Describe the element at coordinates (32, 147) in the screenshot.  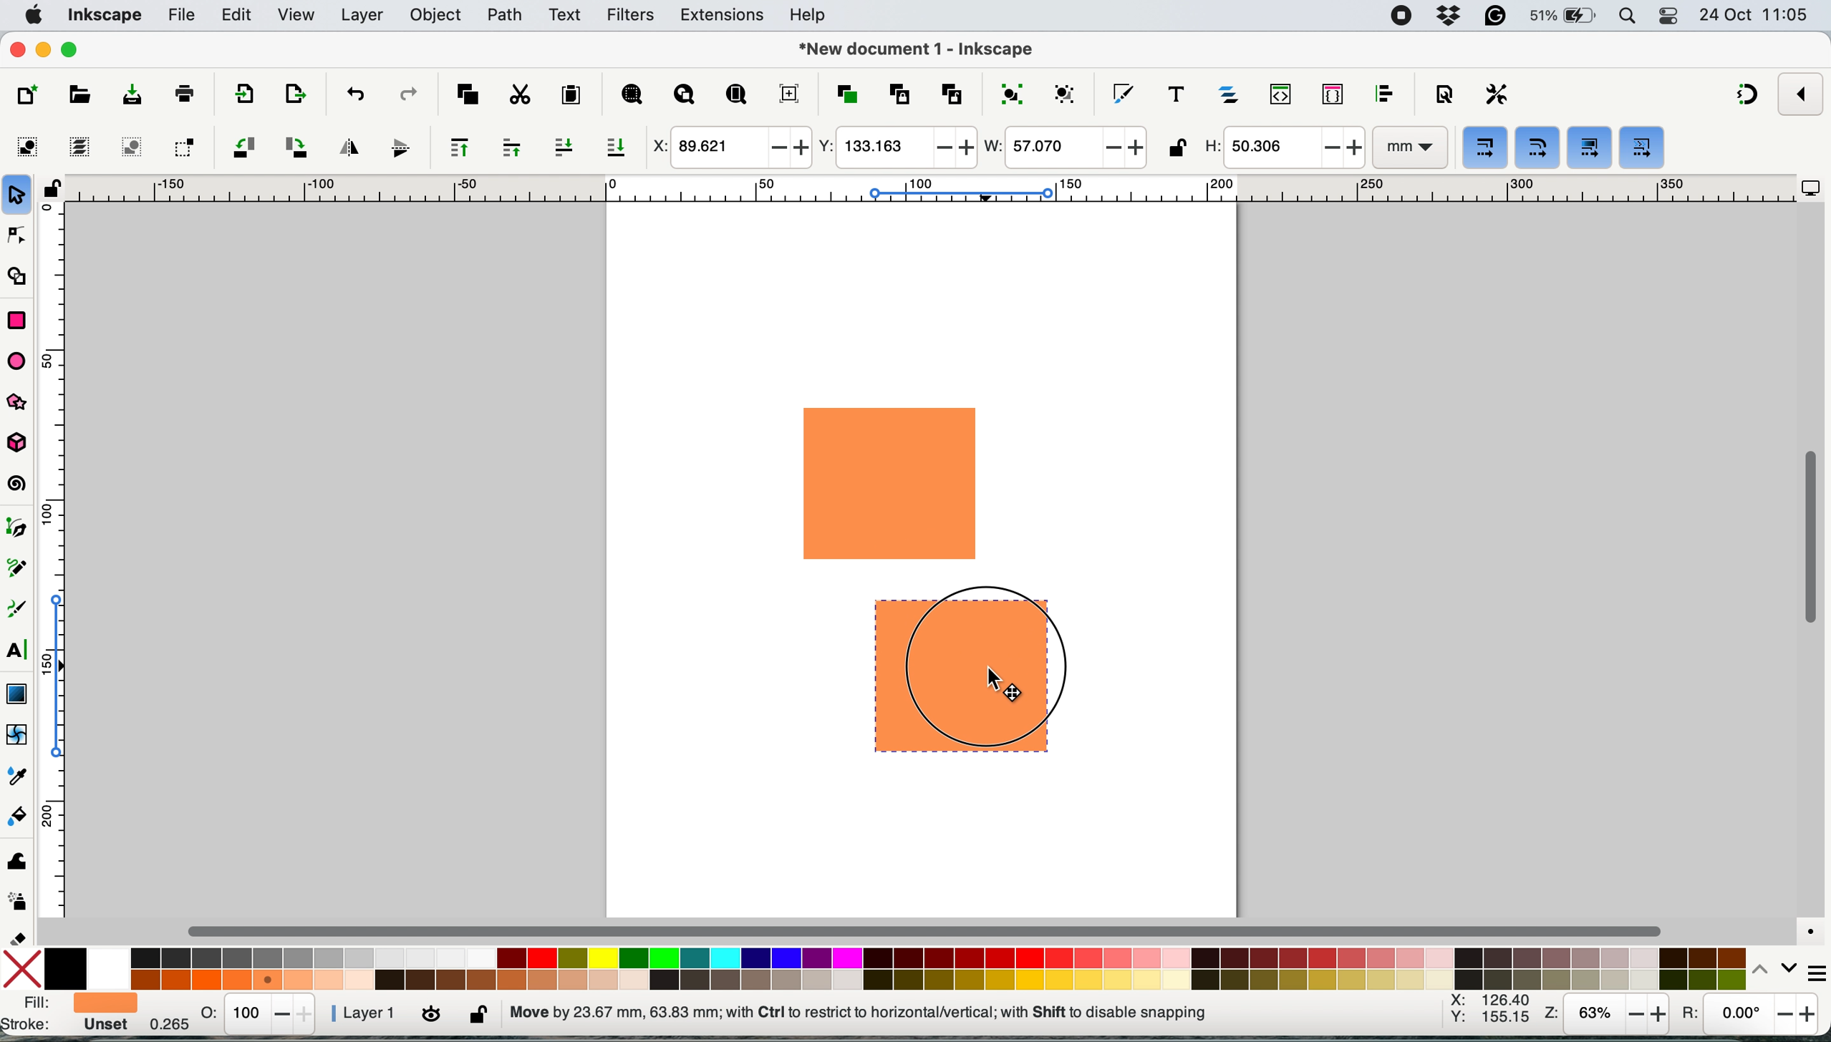
I see `select all objects` at that location.